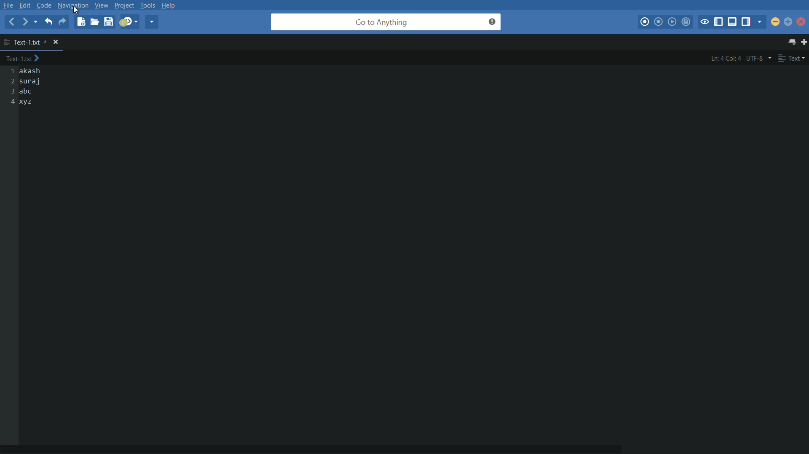 The width and height of the screenshot is (809, 454). I want to click on text, so click(792, 59).